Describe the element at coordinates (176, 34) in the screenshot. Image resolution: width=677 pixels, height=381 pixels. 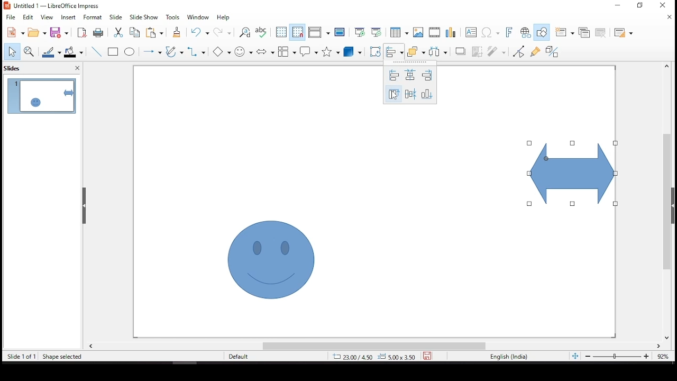
I see `clone formatting` at that location.